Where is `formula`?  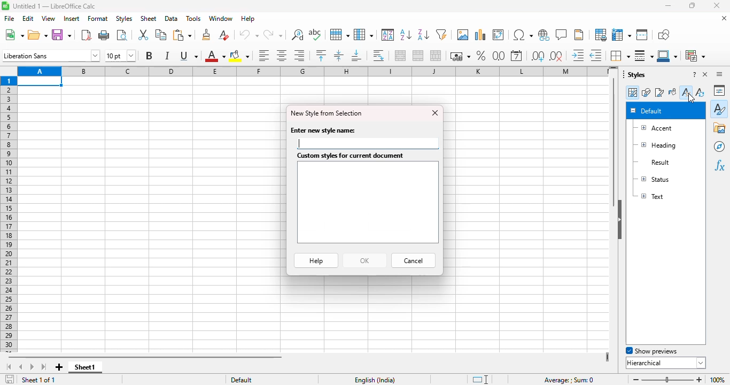 formula is located at coordinates (569, 380).